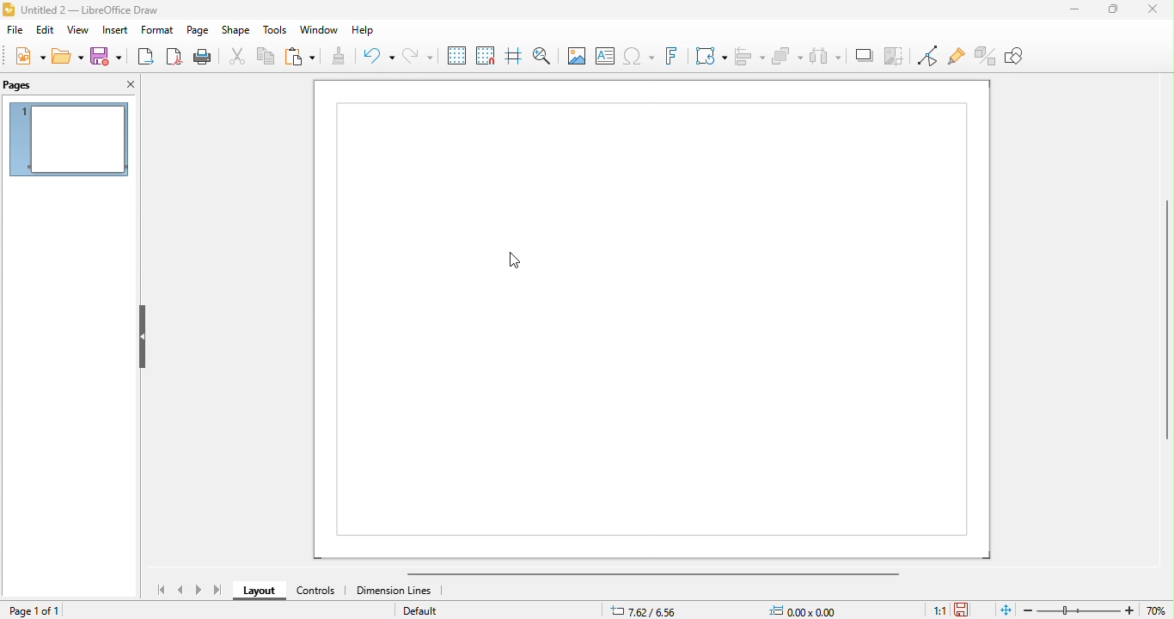 The height and width of the screenshot is (619, 1174). Describe the element at coordinates (1098, 610) in the screenshot. I see `zoom` at that location.